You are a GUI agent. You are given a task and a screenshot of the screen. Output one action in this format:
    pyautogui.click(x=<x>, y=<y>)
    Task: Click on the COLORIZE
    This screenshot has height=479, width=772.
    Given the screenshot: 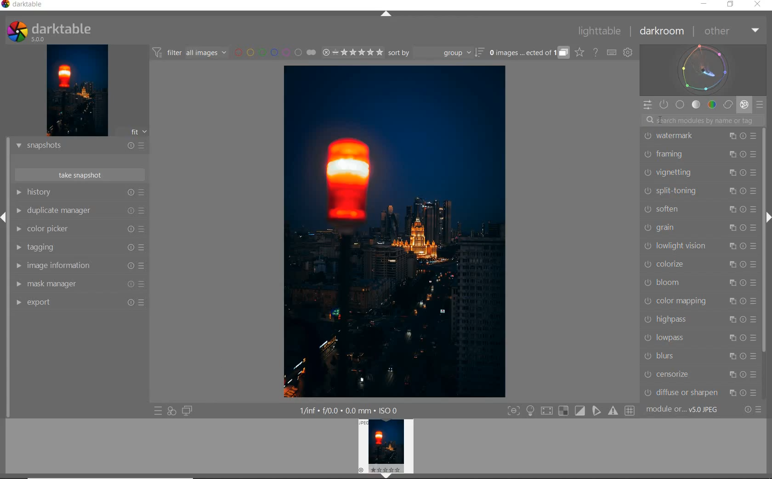 What is the action you would take?
    pyautogui.click(x=676, y=263)
    